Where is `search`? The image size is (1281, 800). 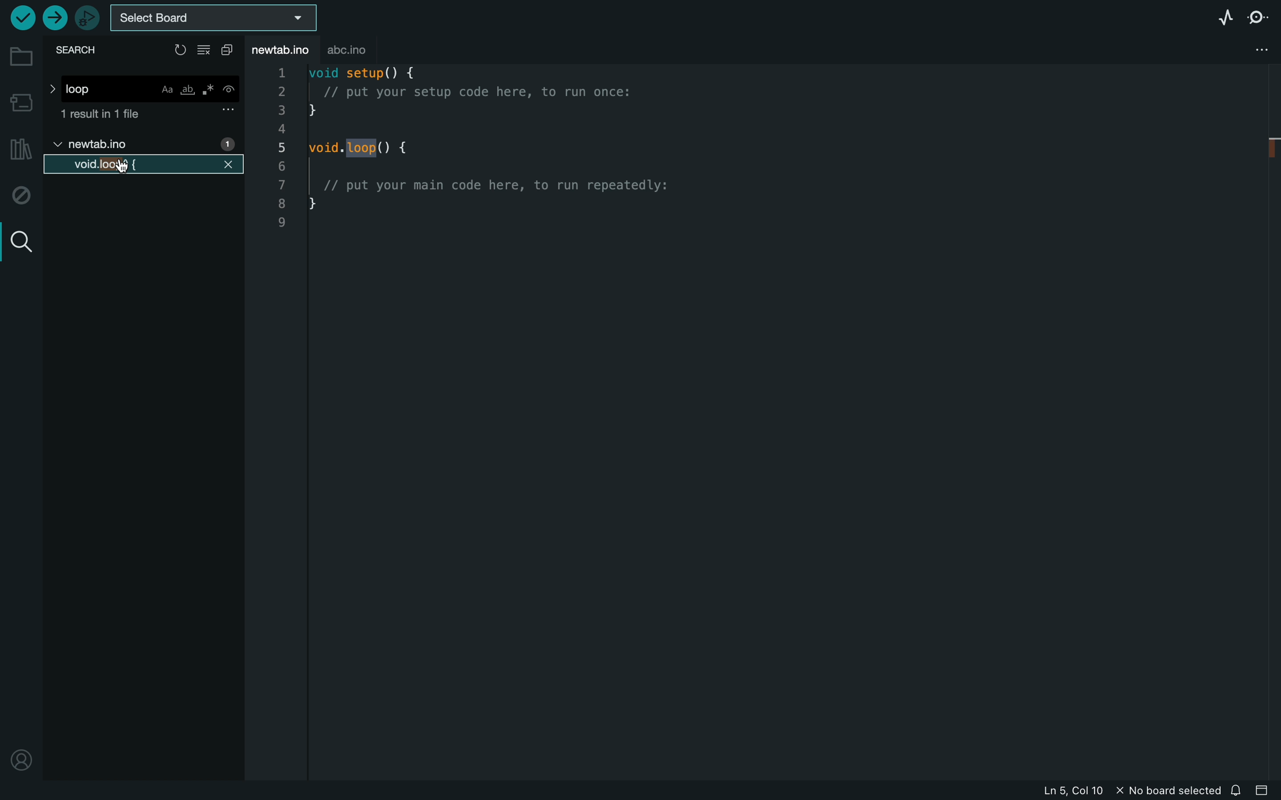
search is located at coordinates (19, 240).